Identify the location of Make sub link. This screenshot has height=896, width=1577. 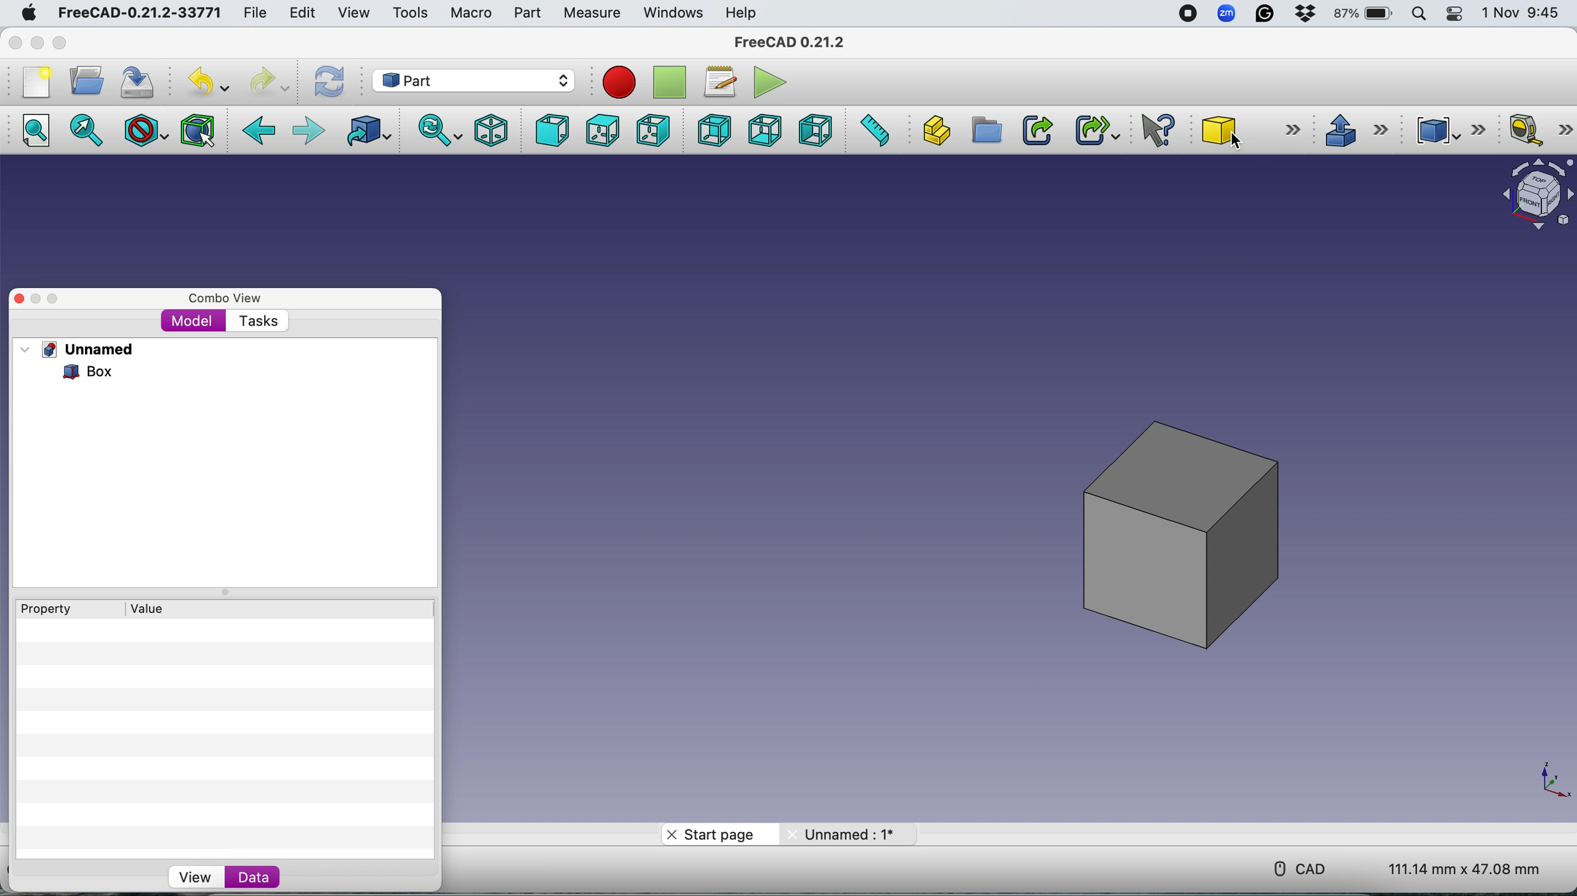
(1091, 128).